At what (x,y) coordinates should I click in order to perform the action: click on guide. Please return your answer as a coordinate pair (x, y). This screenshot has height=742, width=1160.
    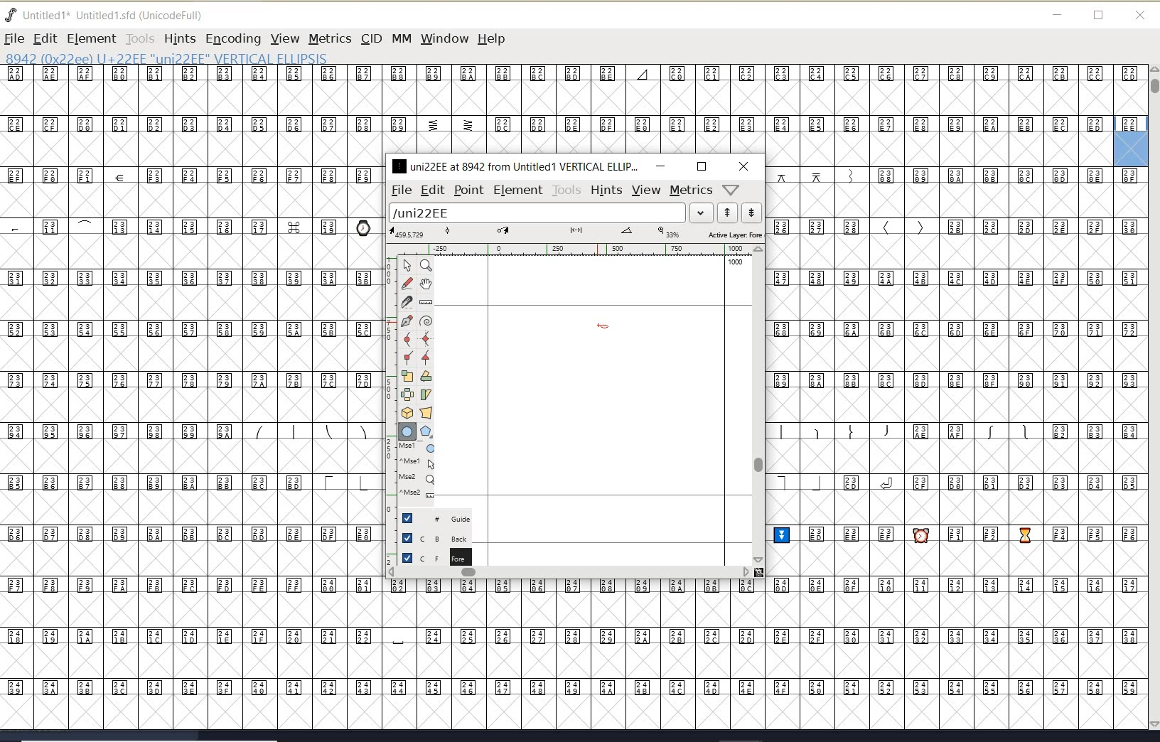
    Looking at the image, I should click on (441, 517).